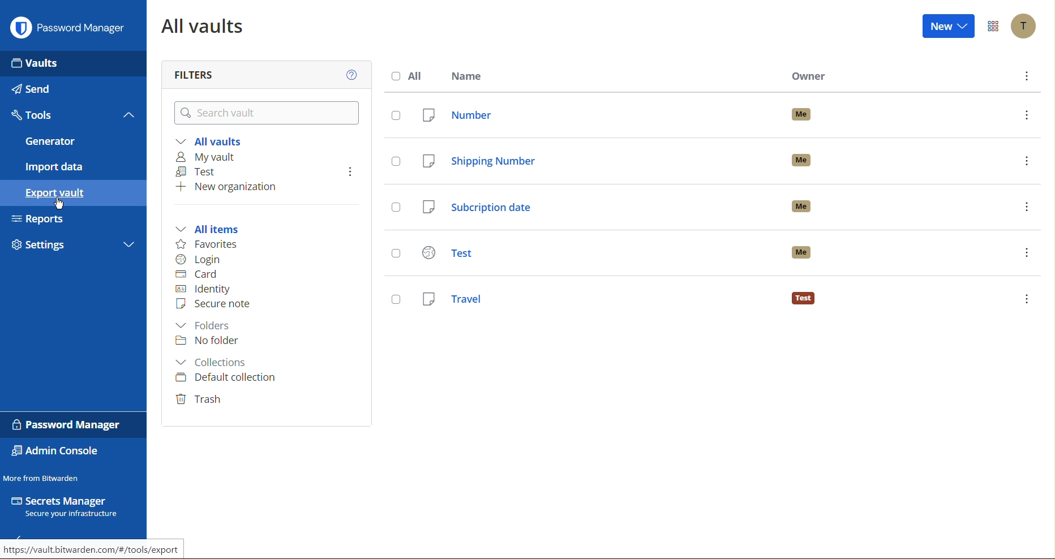  What do you see at coordinates (1027, 161) in the screenshot?
I see `options` at bounding box center [1027, 161].